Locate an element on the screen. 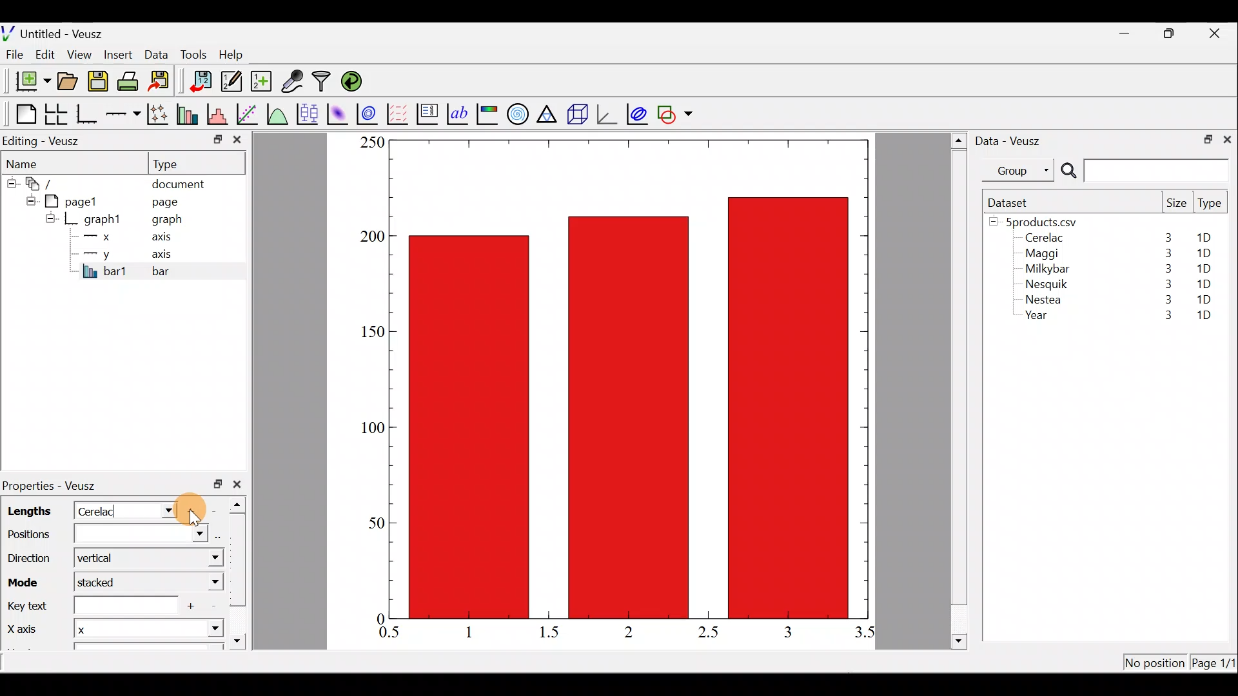  page is located at coordinates (164, 201).